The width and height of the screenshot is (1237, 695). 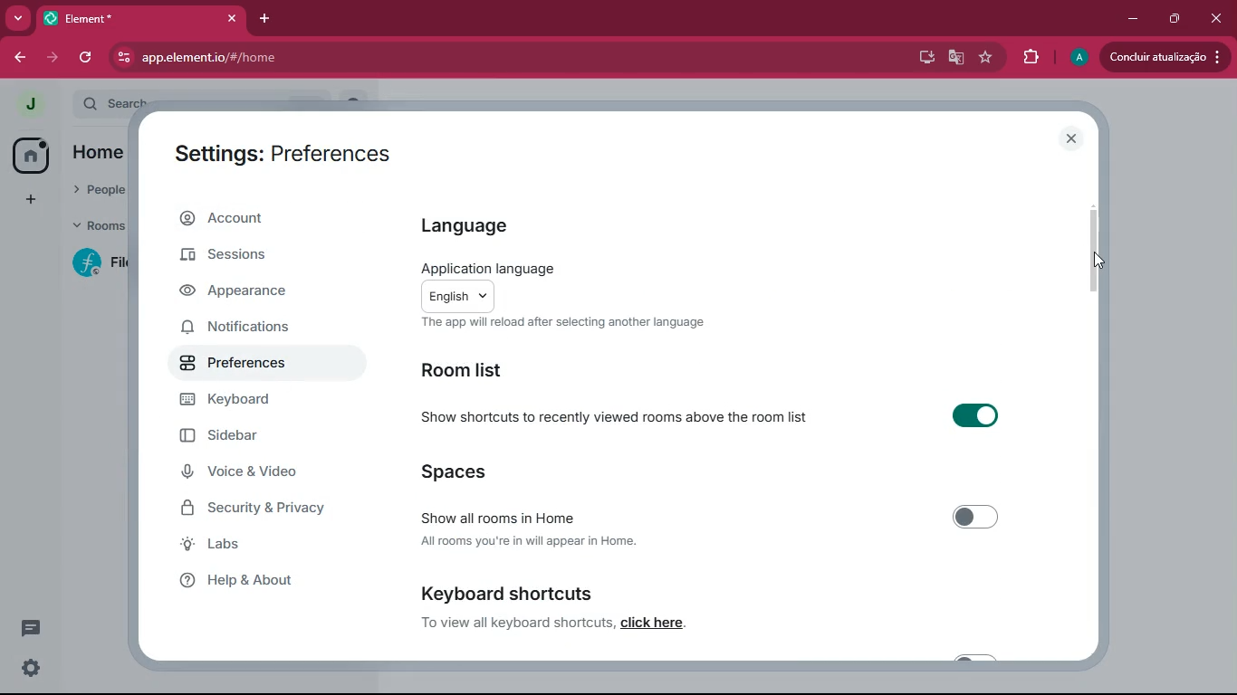 What do you see at coordinates (1094, 247) in the screenshot?
I see `scroll bar` at bounding box center [1094, 247].